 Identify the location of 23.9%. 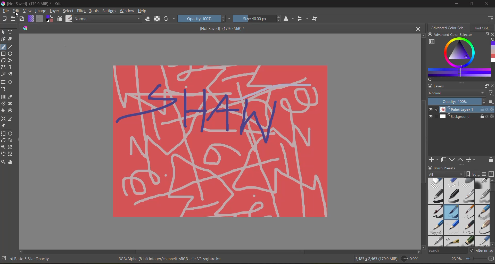
(456, 259).